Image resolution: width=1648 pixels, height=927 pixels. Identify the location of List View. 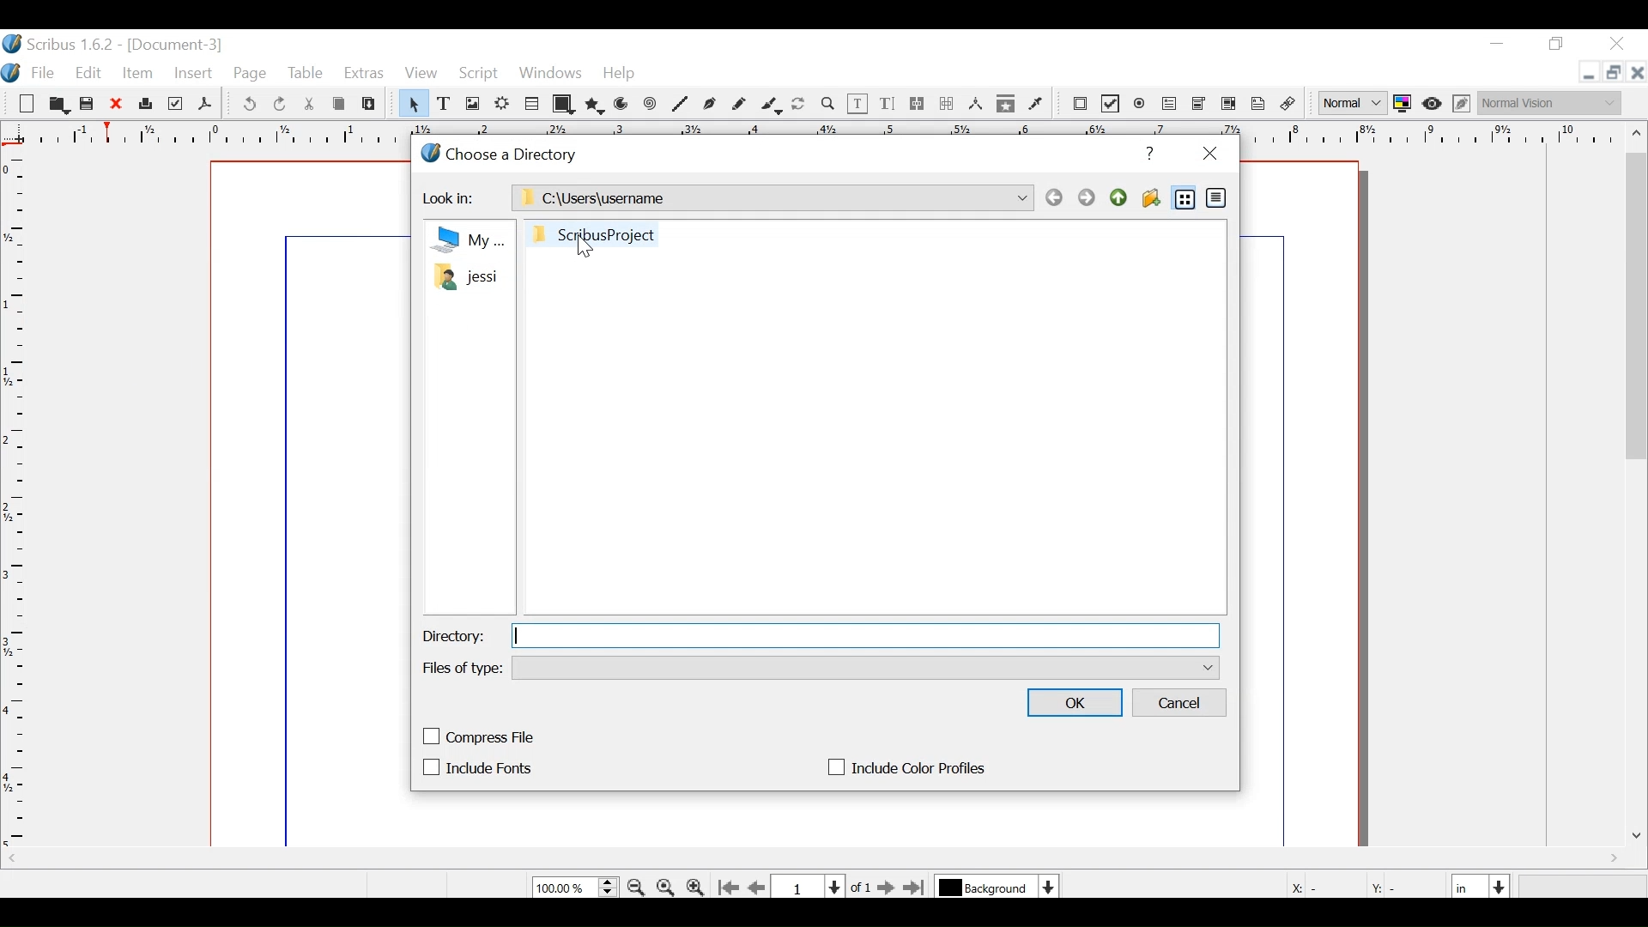
(1185, 197).